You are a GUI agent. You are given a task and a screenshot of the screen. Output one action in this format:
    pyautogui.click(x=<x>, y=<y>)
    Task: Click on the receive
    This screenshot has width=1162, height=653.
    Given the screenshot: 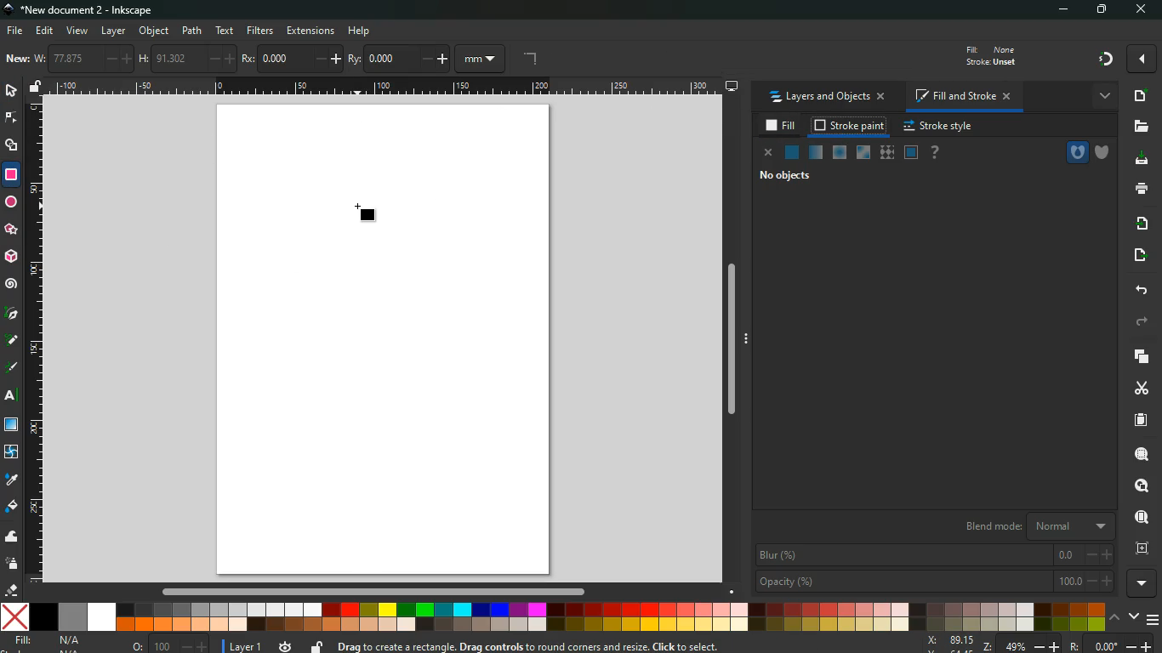 What is the action you would take?
    pyautogui.click(x=1144, y=224)
    